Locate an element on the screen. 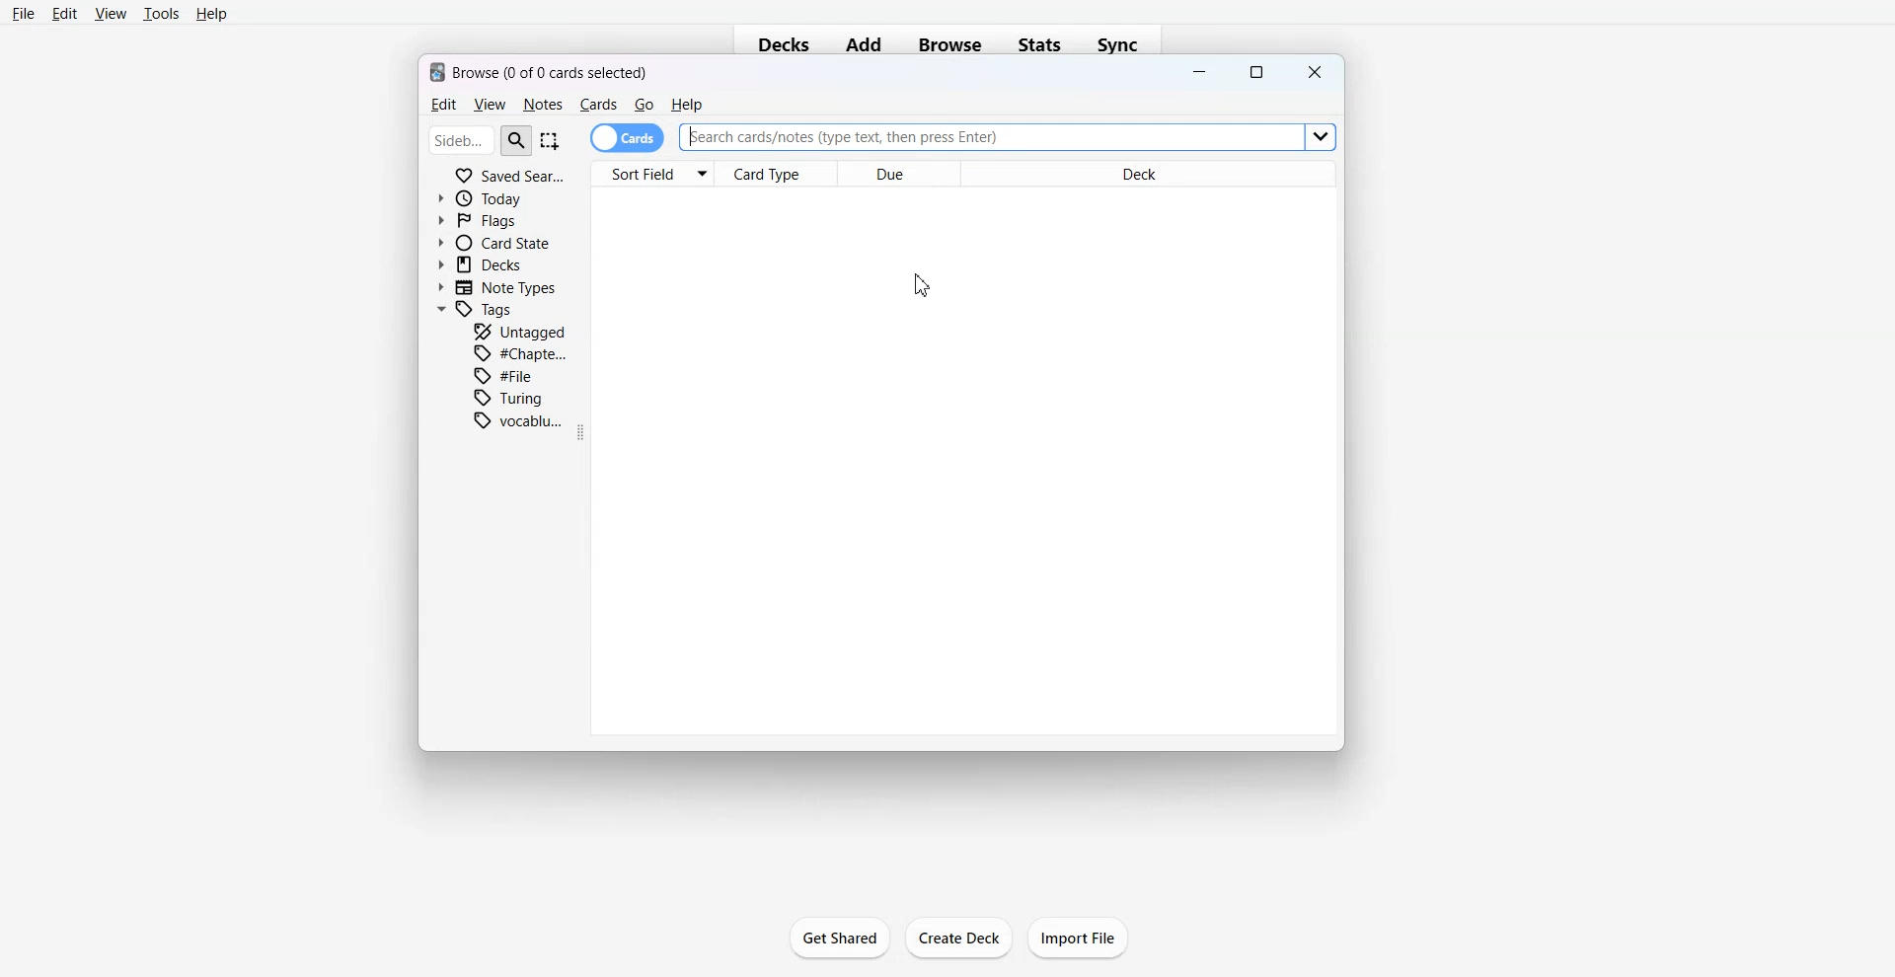 The width and height of the screenshot is (1895, 977). Edit is located at coordinates (65, 13).